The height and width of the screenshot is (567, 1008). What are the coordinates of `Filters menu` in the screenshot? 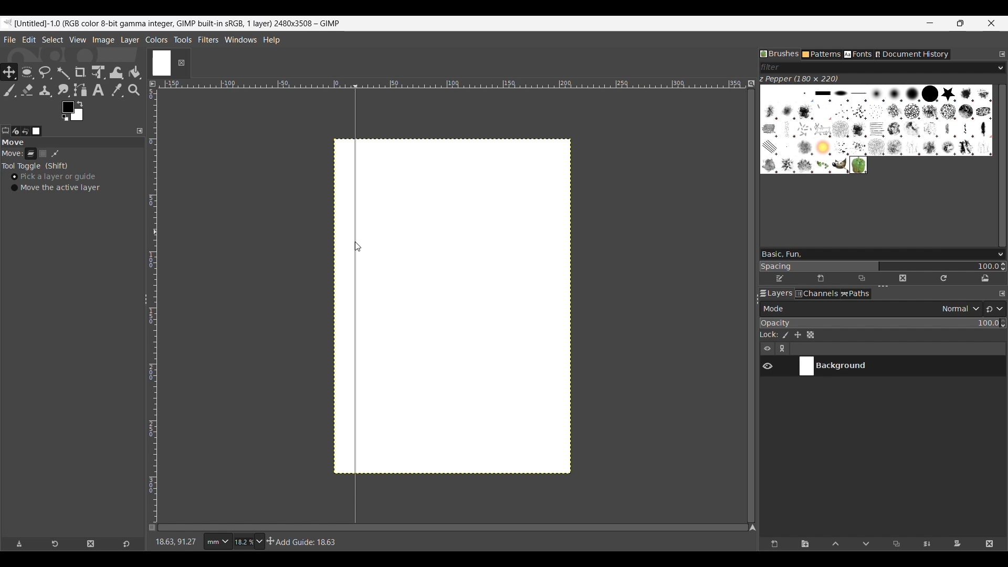 It's located at (208, 39).